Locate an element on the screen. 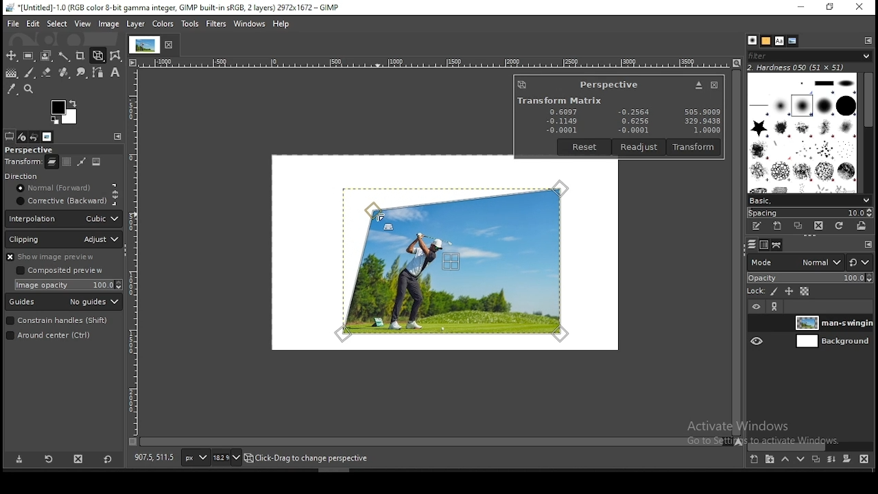 The image size is (878, 494). man-swinging-golf-course.jpg (82.5) is located at coordinates (313, 460).